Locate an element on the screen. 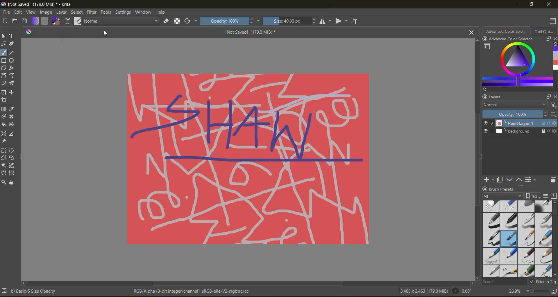  transform a layer is located at coordinates (4, 92).